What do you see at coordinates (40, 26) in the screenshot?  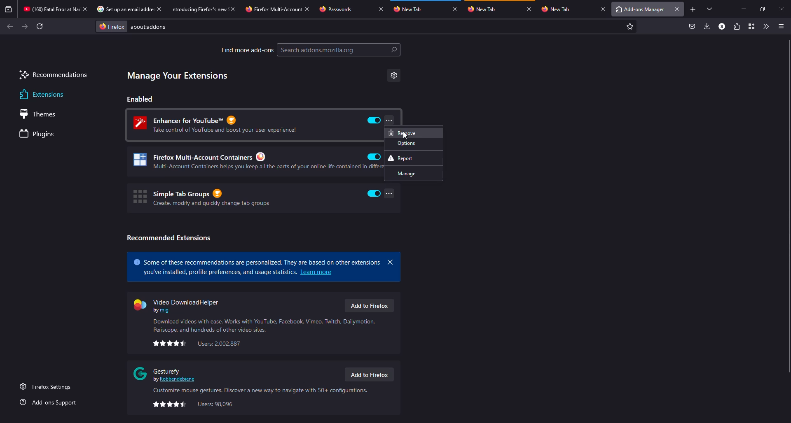 I see `refresh` at bounding box center [40, 26].